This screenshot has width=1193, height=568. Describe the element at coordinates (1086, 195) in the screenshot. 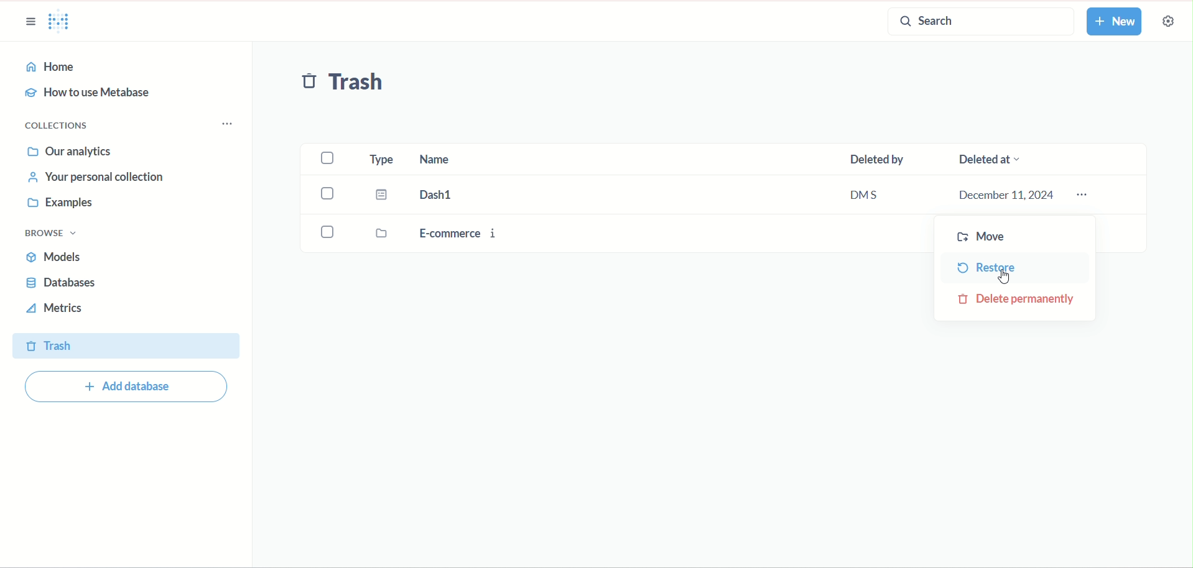

I see `Dash1 options` at that location.